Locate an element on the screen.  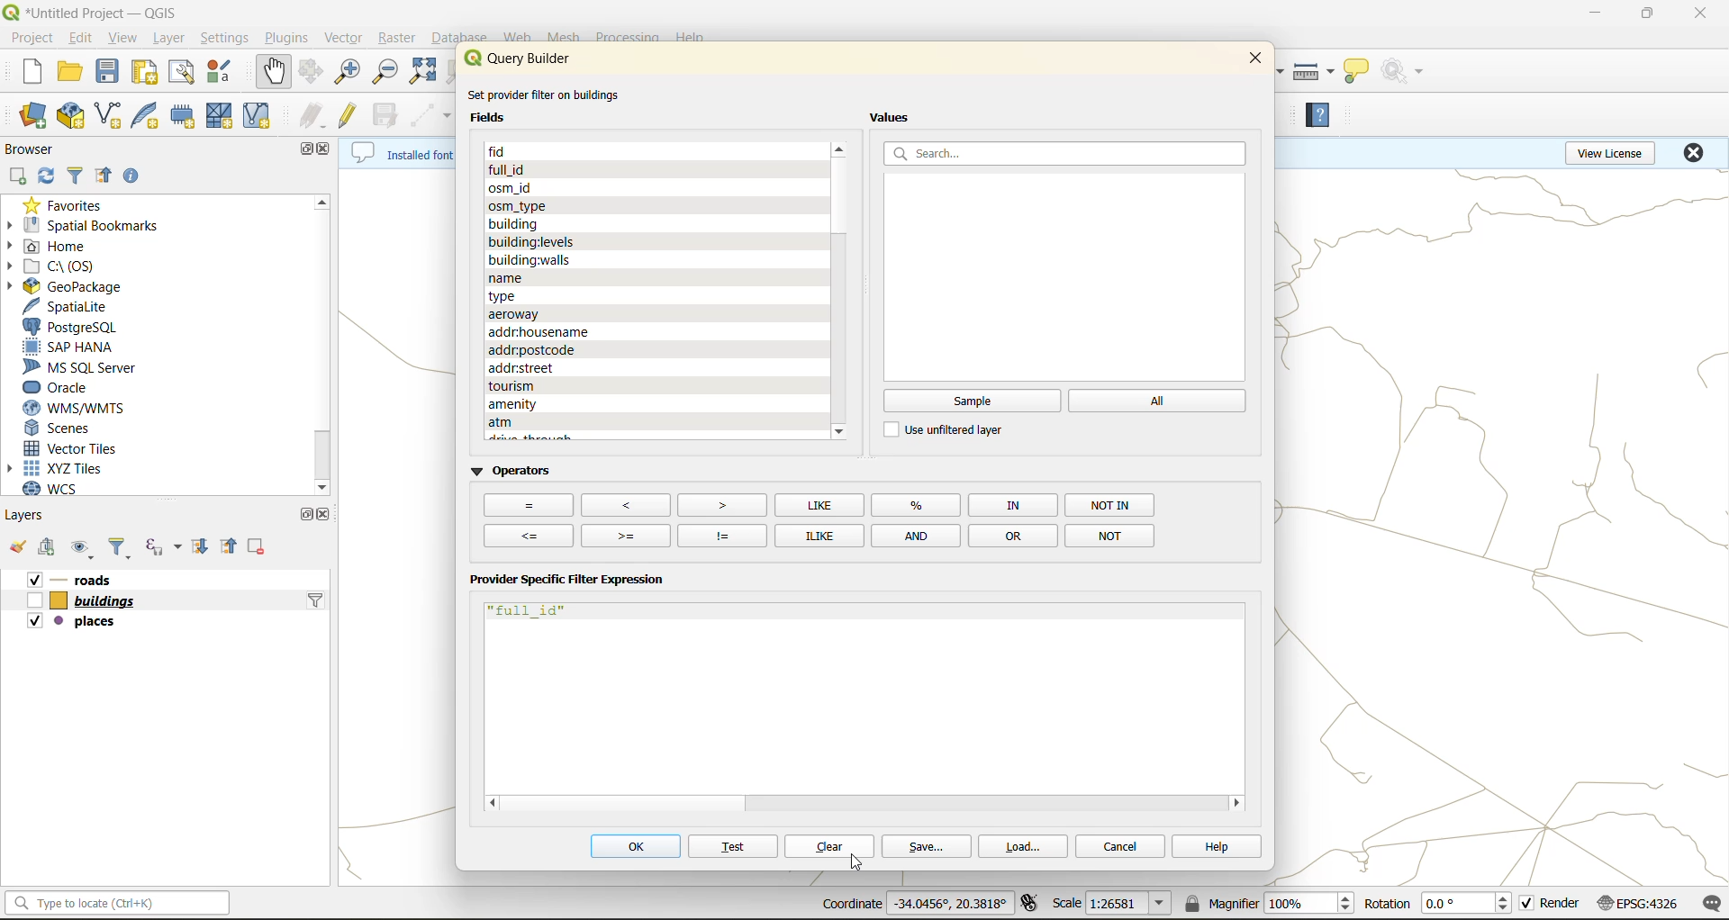
help is located at coordinates (1326, 119).